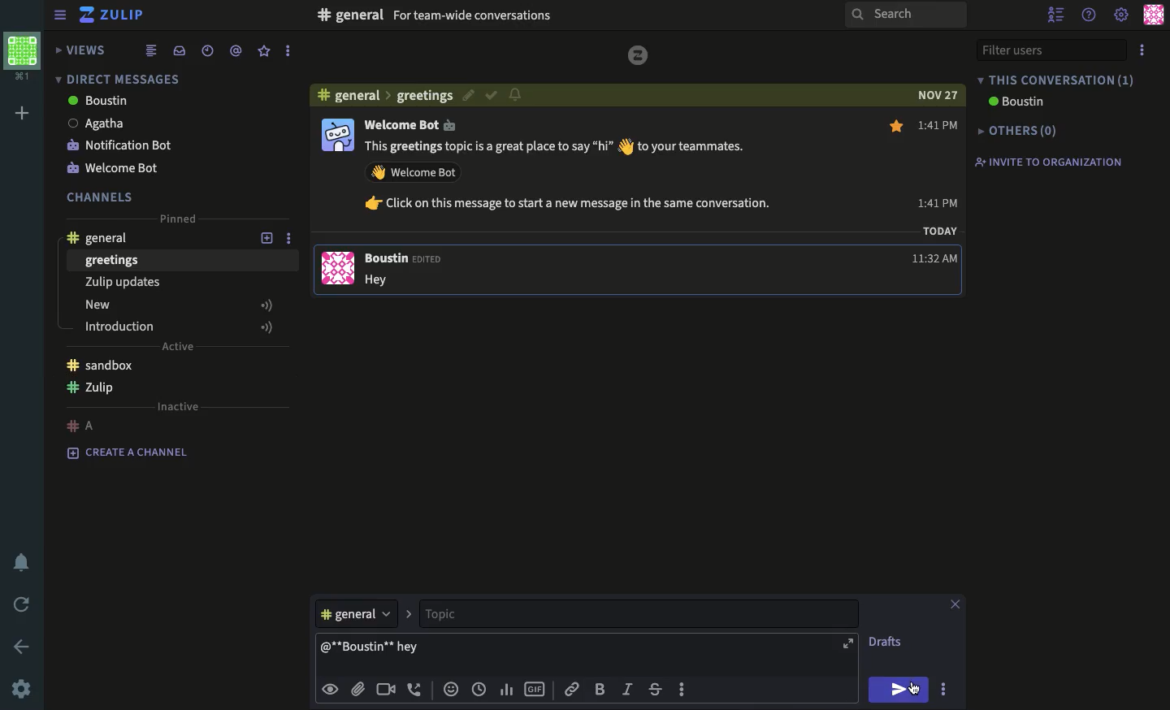 The height and width of the screenshot is (710, 1170). I want to click on welcome bot, so click(115, 170).